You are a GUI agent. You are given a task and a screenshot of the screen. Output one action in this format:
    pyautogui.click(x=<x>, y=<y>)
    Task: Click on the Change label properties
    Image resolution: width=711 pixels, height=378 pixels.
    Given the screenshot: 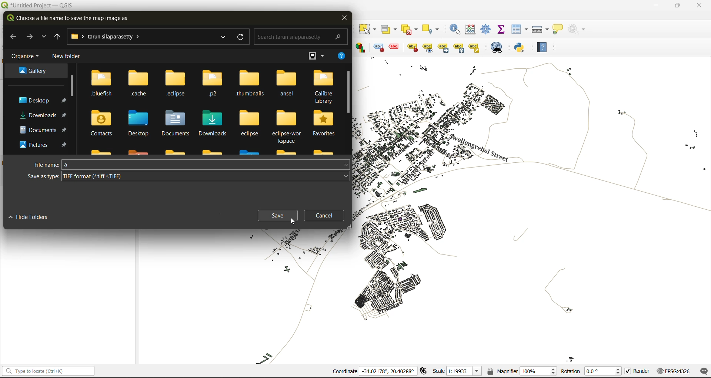 What is the action you would take?
    pyautogui.click(x=474, y=47)
    